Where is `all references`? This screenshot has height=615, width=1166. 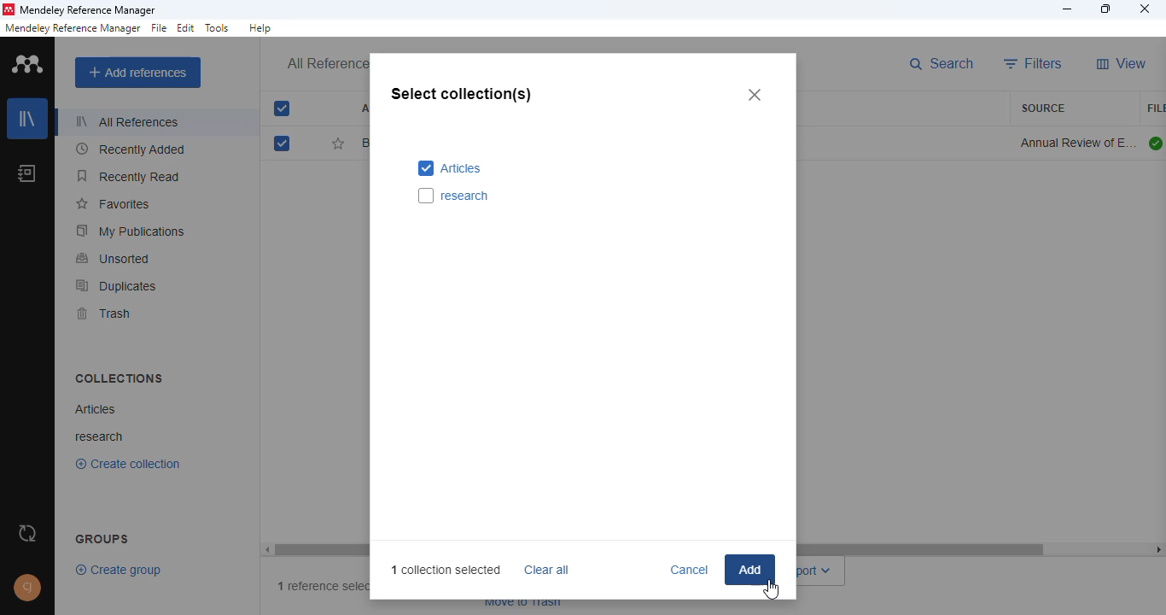 all references is located at coordinates (128, 121).